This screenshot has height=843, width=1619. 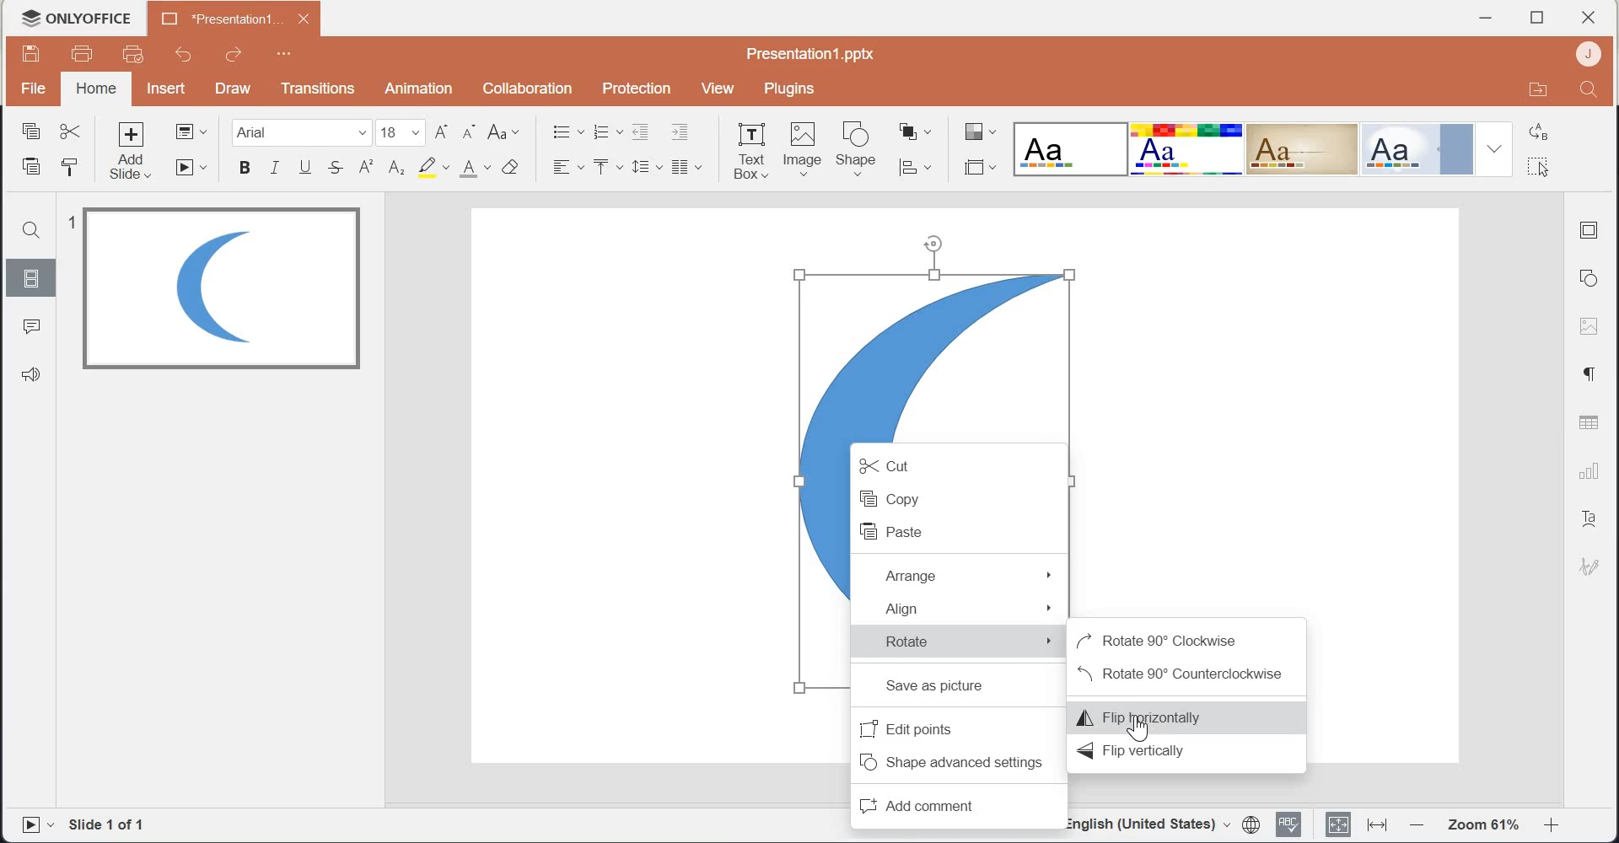 I want to click on Official, so click(x=1417, y=148).